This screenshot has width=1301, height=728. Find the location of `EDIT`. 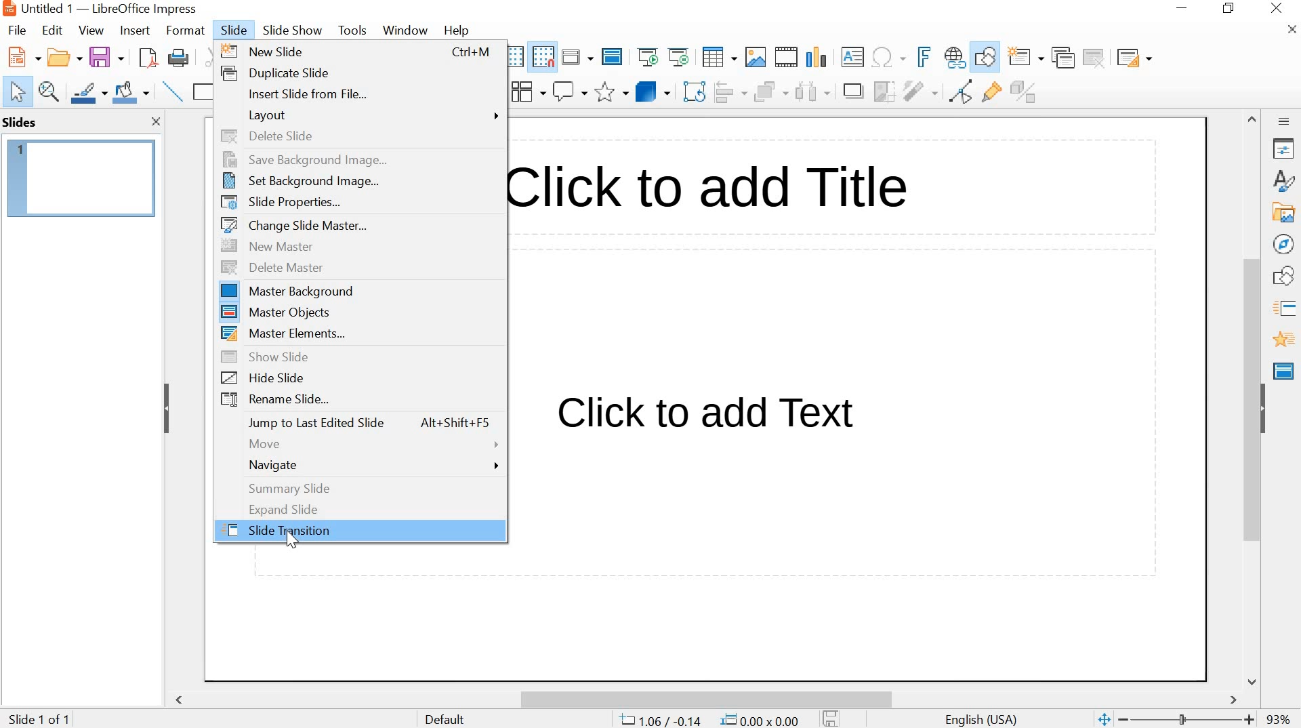

EDIT is located at coordinates (53, 30).